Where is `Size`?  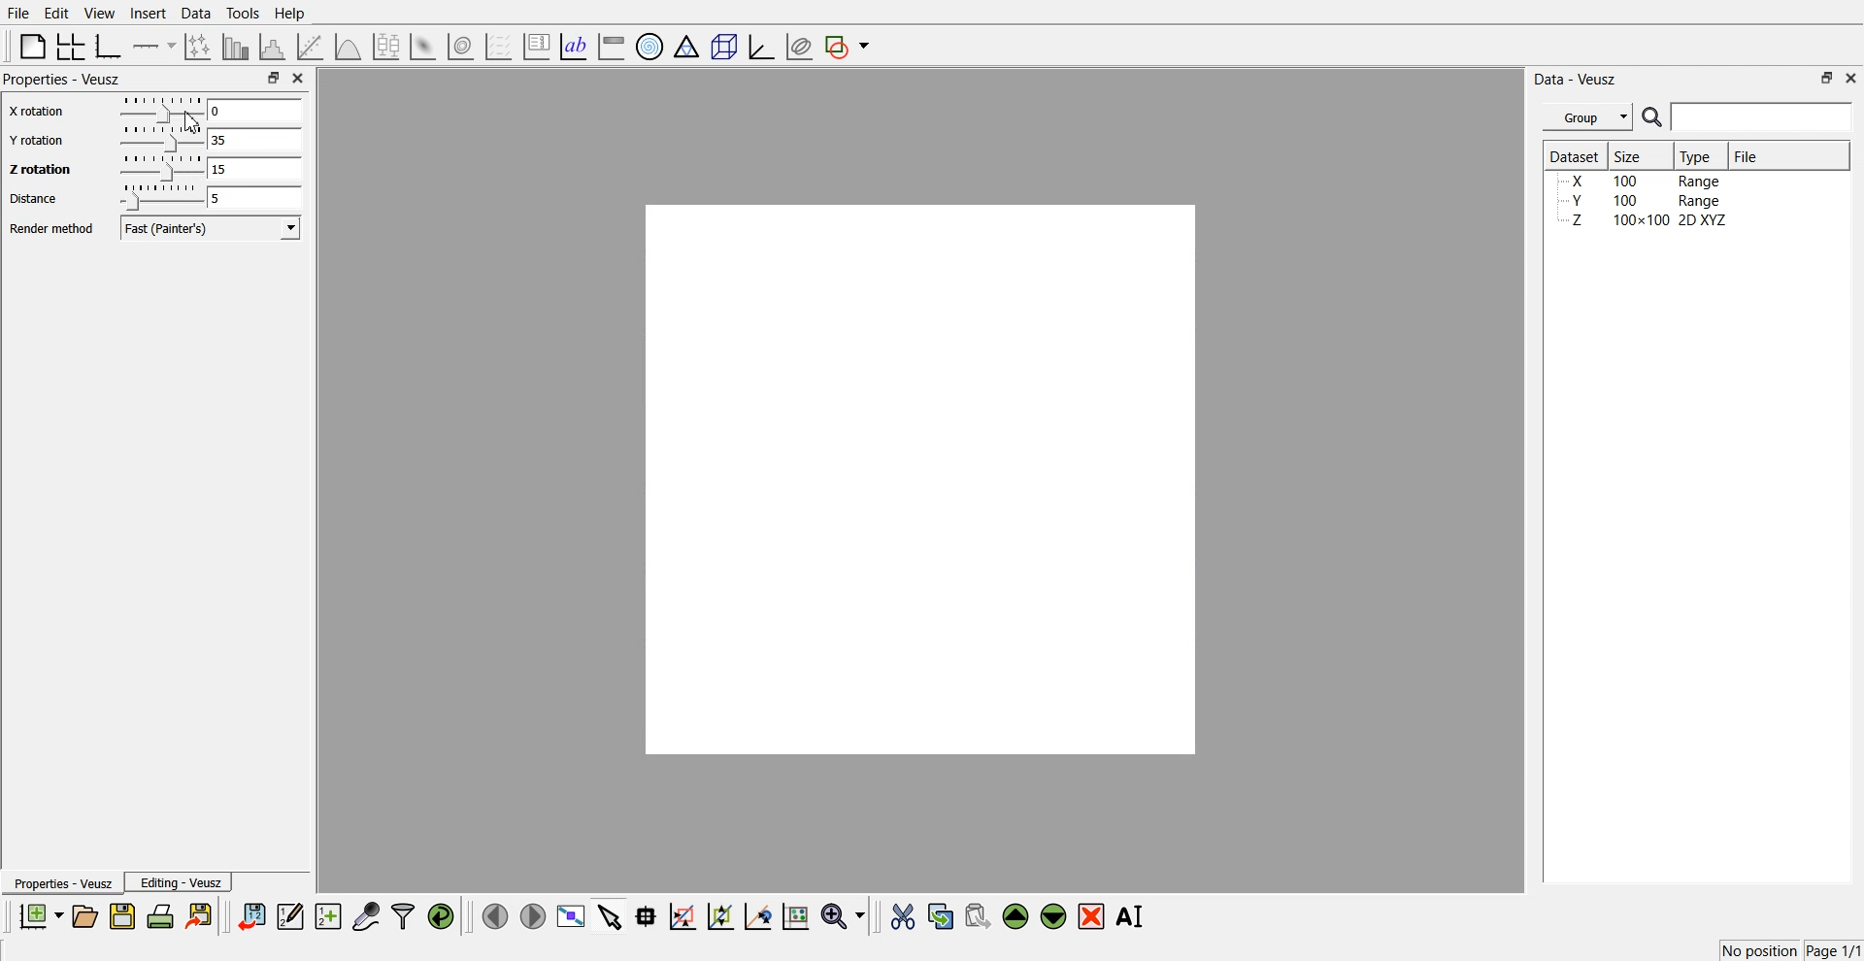 Size is located at coordinates (1631, 155).